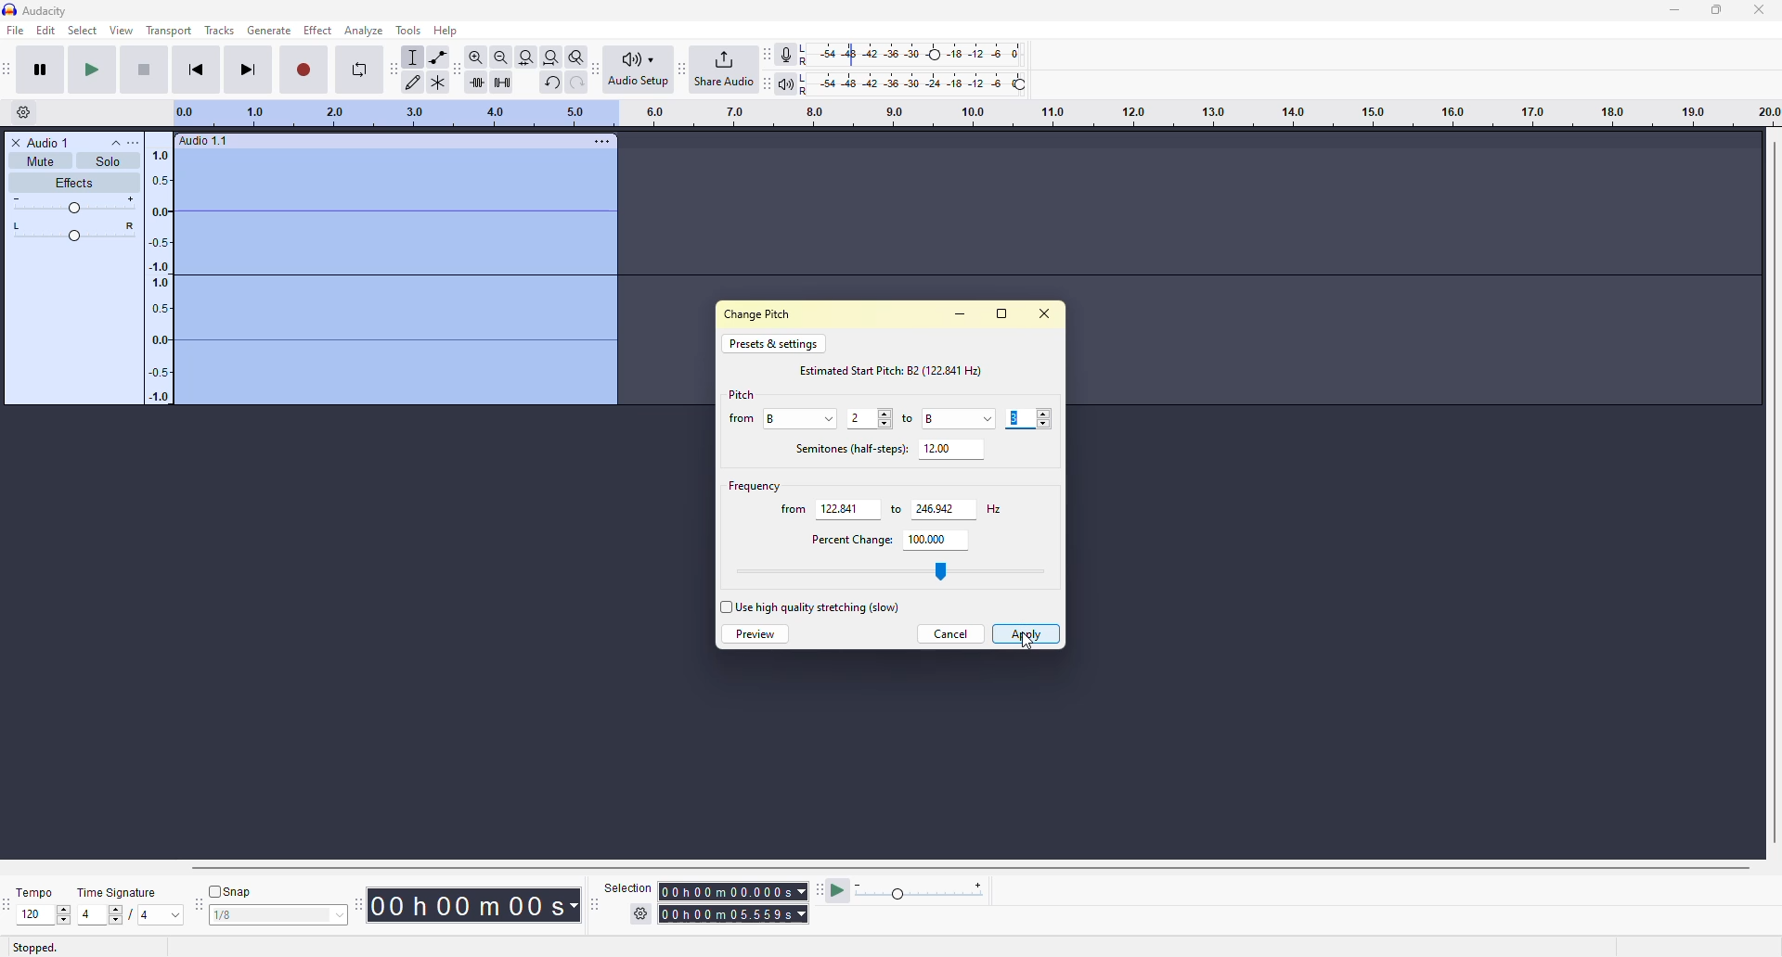  I want to click on stop, so click(142, 70).